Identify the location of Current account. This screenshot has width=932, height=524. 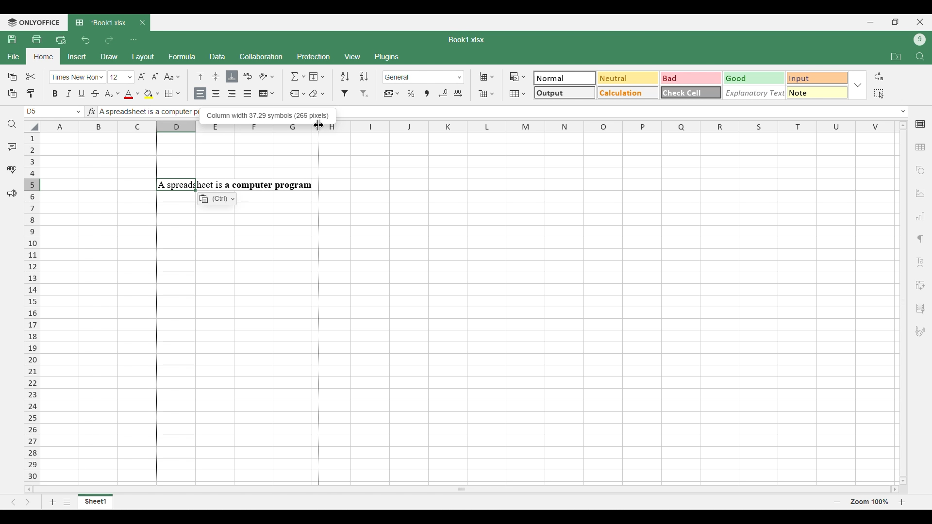
(920, 40).